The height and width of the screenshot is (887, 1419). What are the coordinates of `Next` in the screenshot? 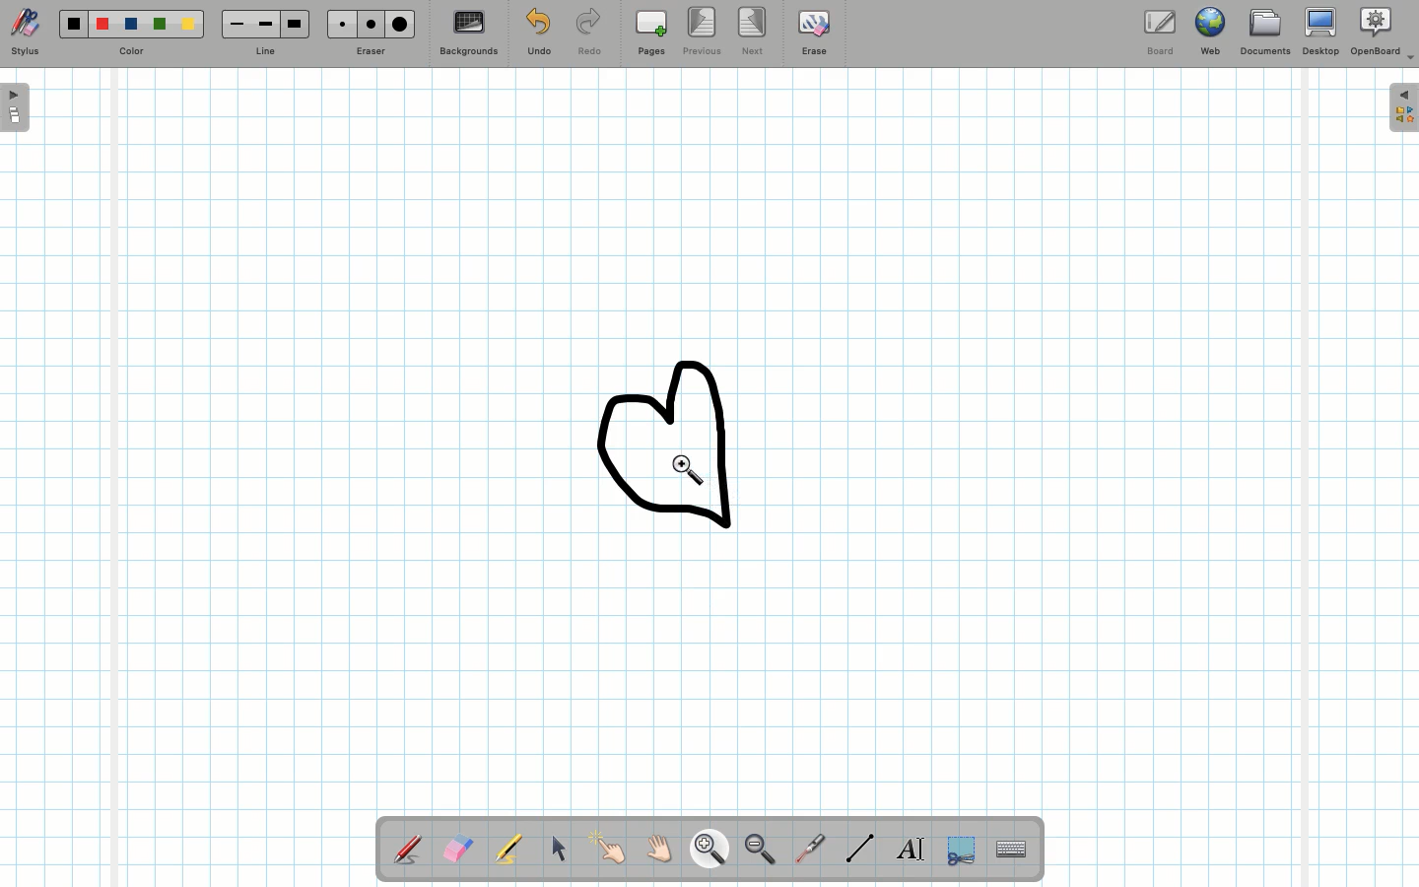 It's located at (753, 31).